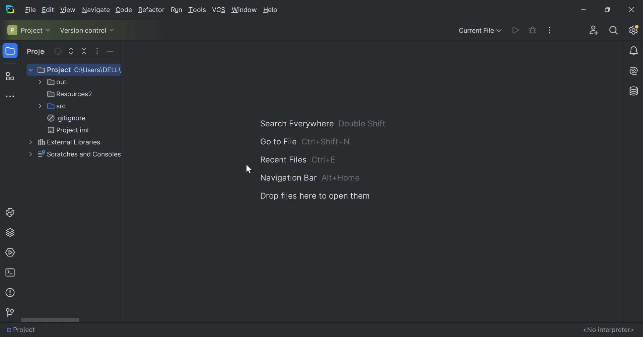  What do you see at coordinates (315, 196) in the screenshot?
I see `Drop files here to open them` at bounding box center [315, 196].